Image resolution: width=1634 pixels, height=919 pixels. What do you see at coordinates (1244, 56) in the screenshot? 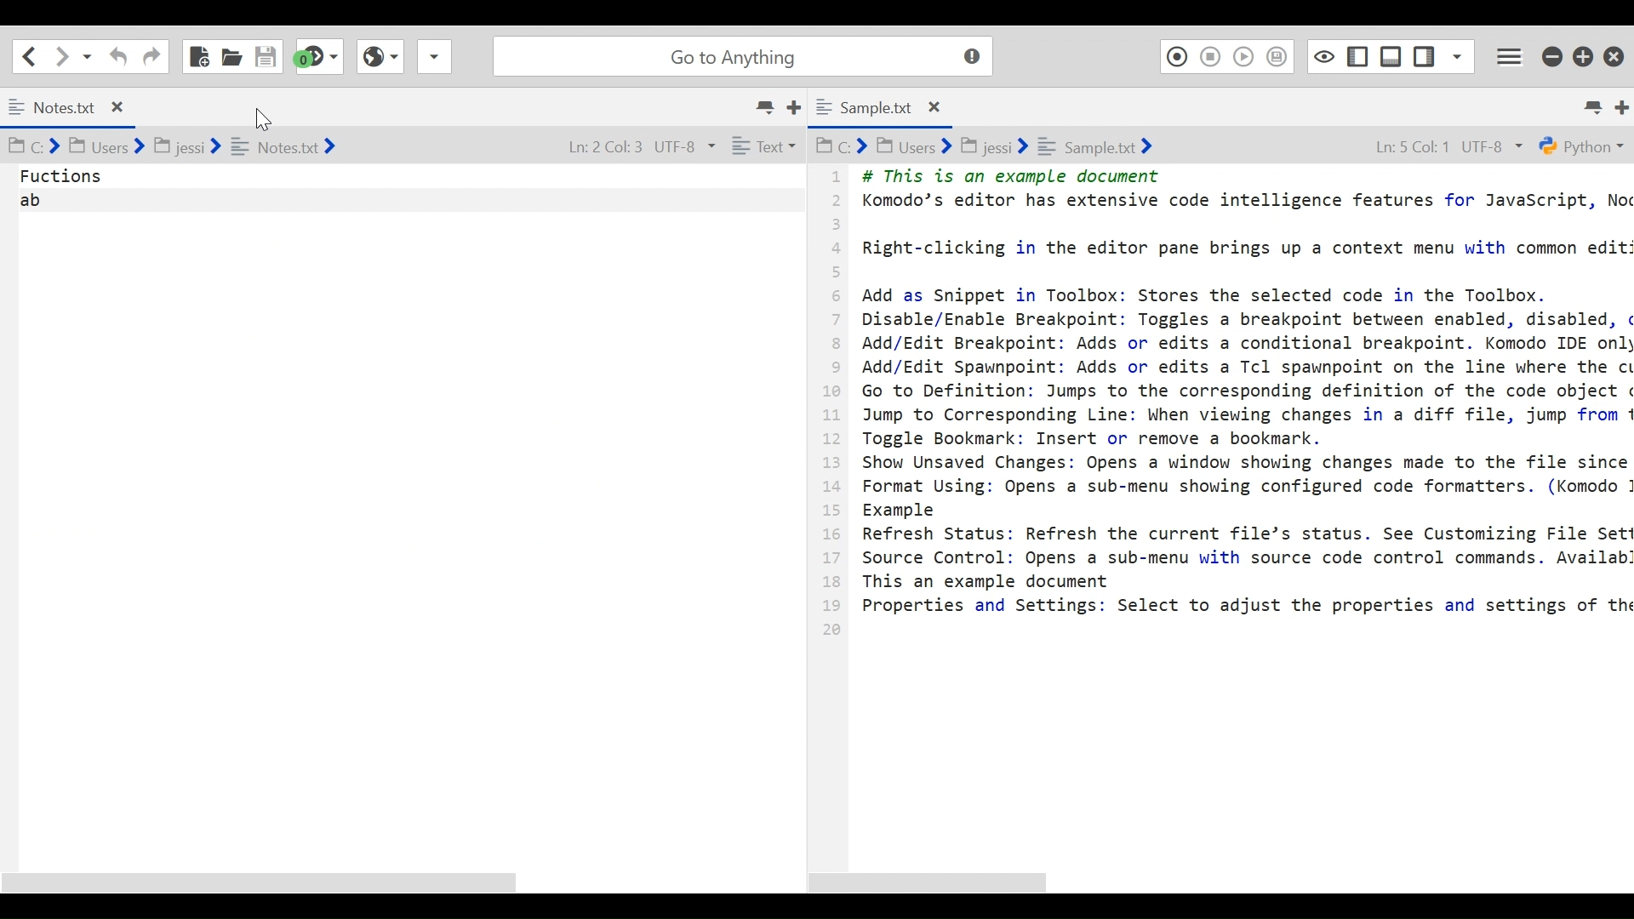
I see `Play Last Macro` at bounding box center [1244, 56].